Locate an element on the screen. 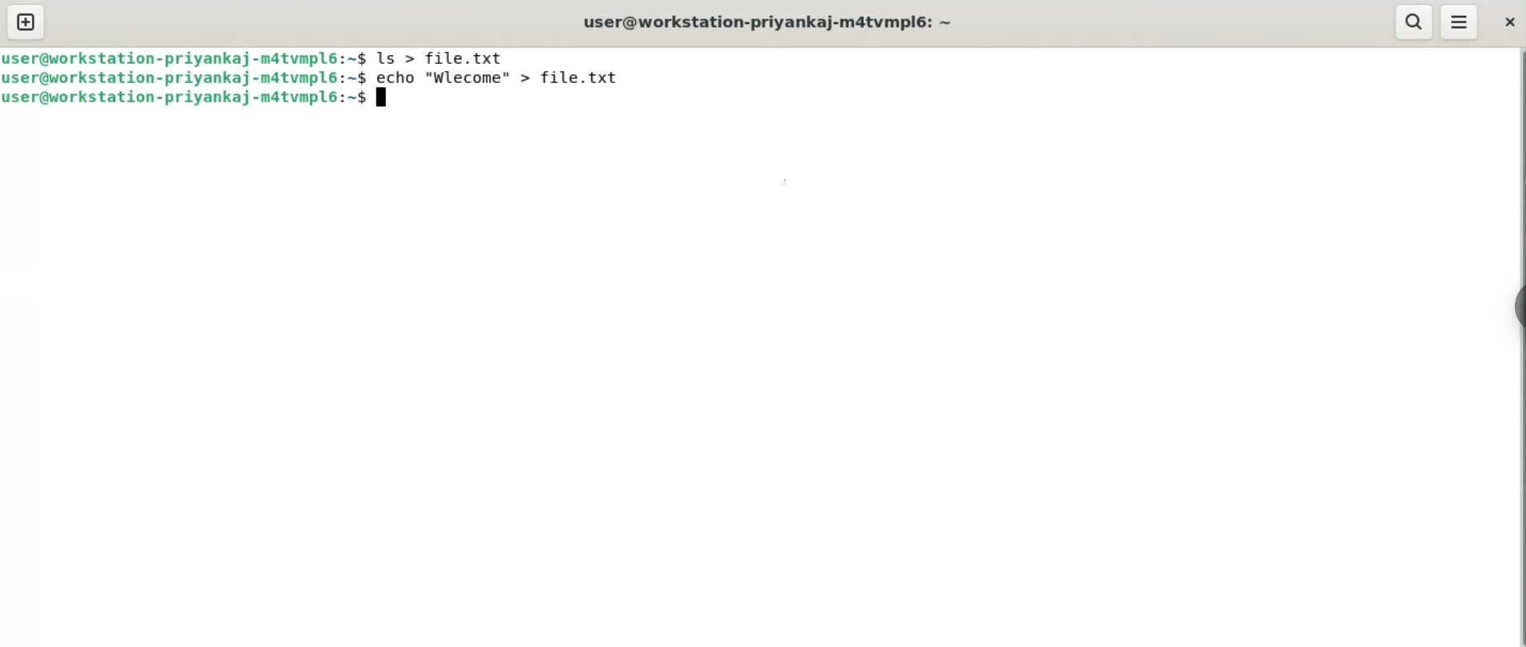 This screenshot has height=647, width=1526. close is located at coordinates (1509, 20).